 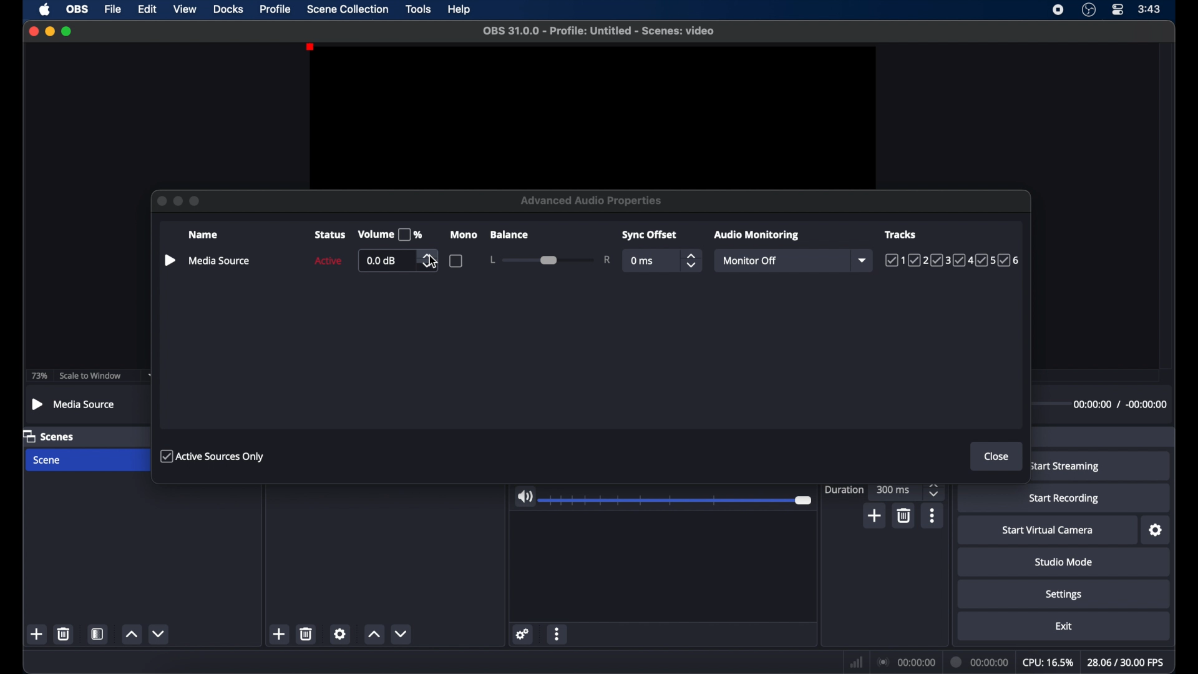 I want to click on minimize, so click(x=49, y=31).